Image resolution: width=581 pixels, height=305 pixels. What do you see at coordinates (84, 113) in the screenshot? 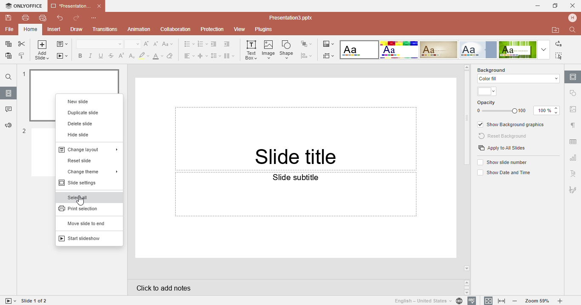
I see `Duplicate slide` at bounding box center [84, 113].